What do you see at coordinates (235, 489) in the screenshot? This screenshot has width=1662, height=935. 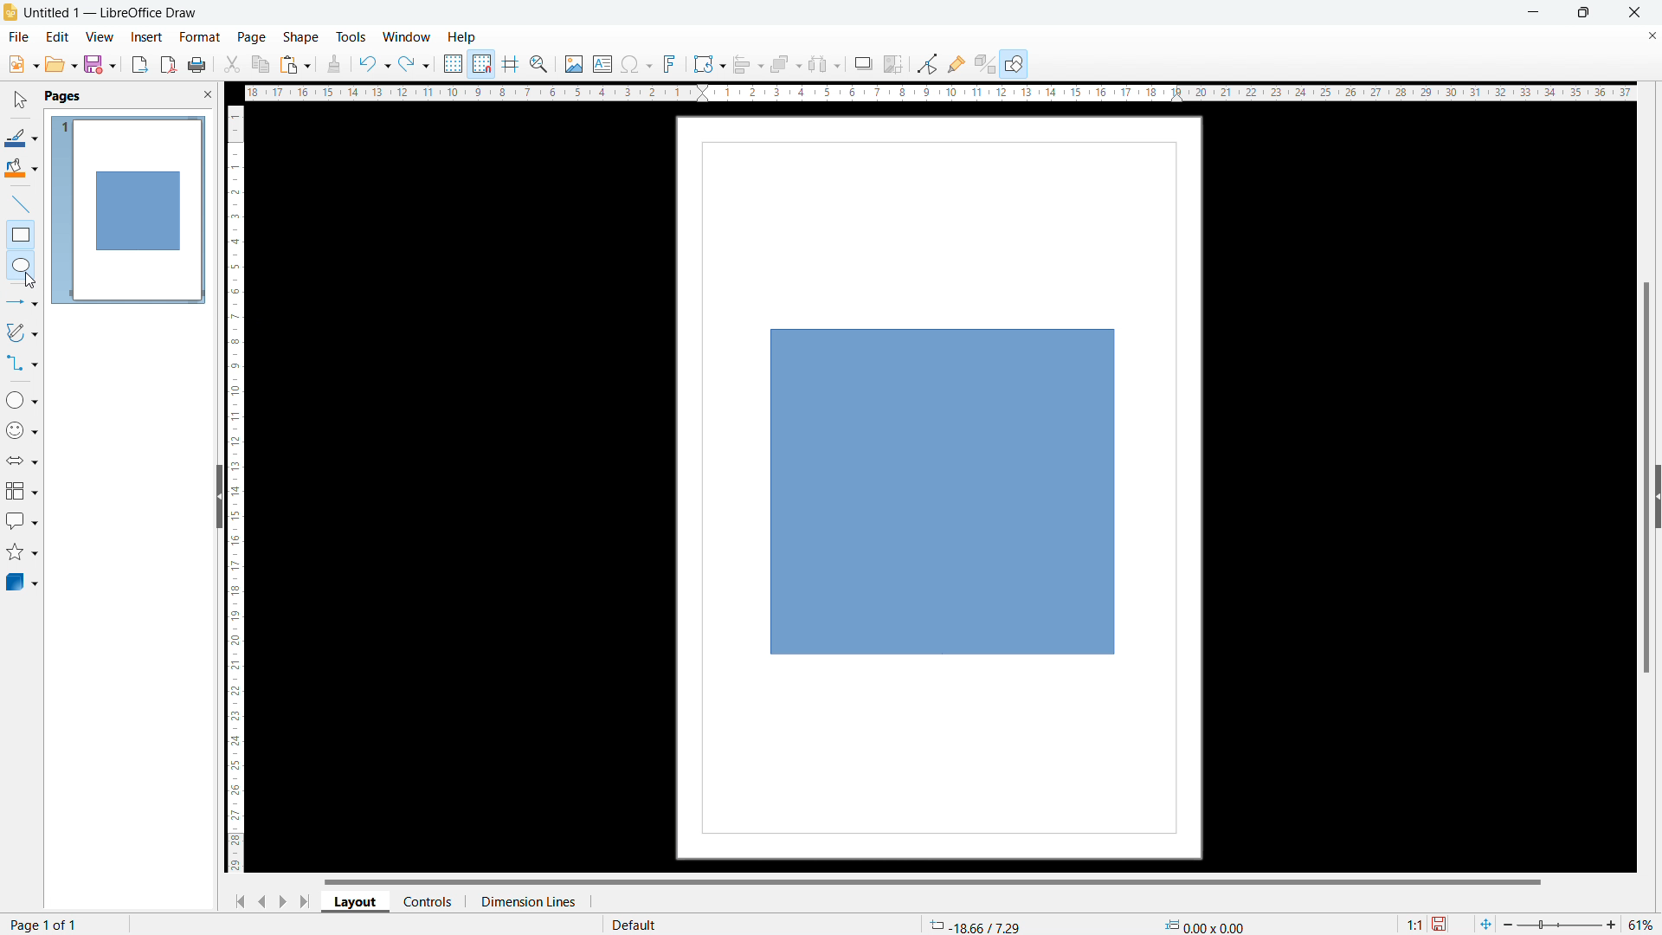 I see `vertical ruler` at bounding box center [235, 489].